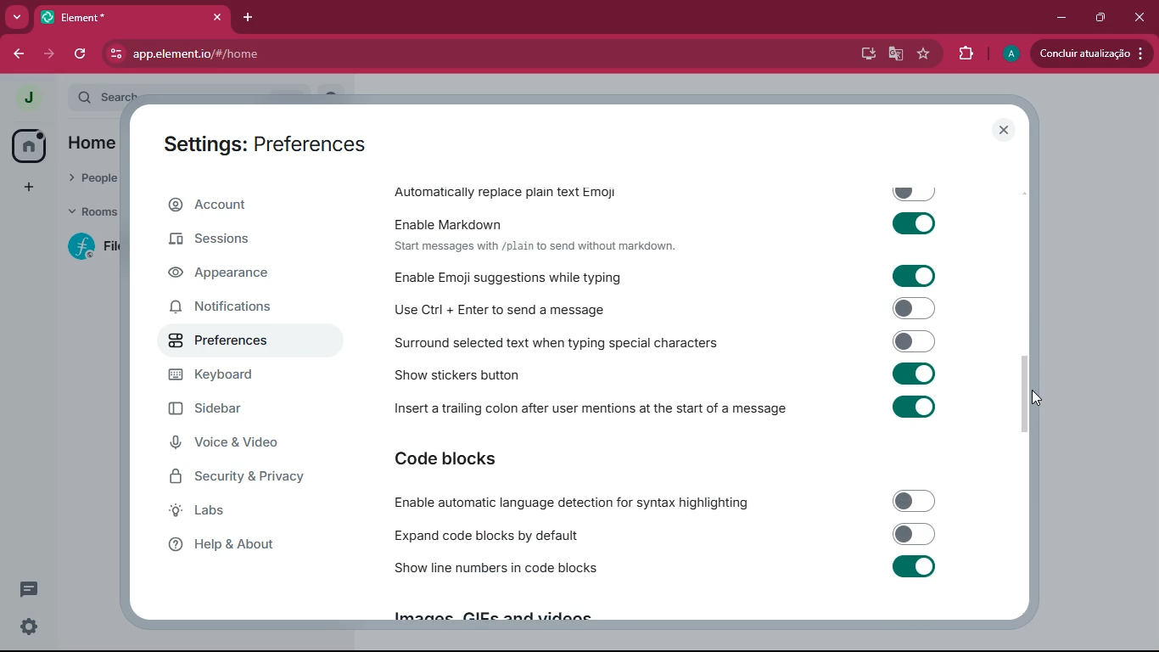 The height and width of the screenshot is (652, 1159). I want to click on maximize, so click(1097, 19).